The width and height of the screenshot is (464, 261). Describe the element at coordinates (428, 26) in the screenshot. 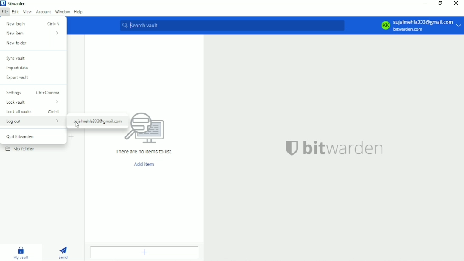

I see `sujaimehla333@gmail.com bitwarden.com` at that location.